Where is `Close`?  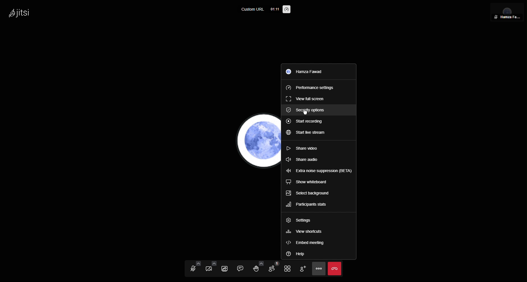
Close is located at coordinates (335, 269).